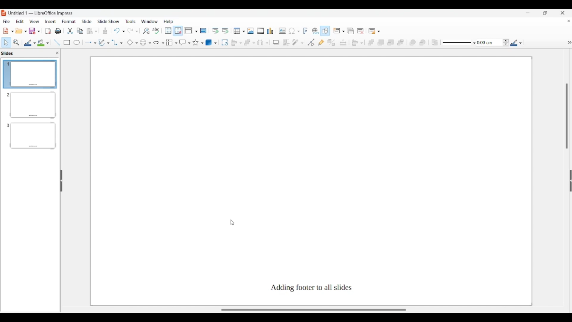  I want to click on Insert framework text, so click(305, 31).